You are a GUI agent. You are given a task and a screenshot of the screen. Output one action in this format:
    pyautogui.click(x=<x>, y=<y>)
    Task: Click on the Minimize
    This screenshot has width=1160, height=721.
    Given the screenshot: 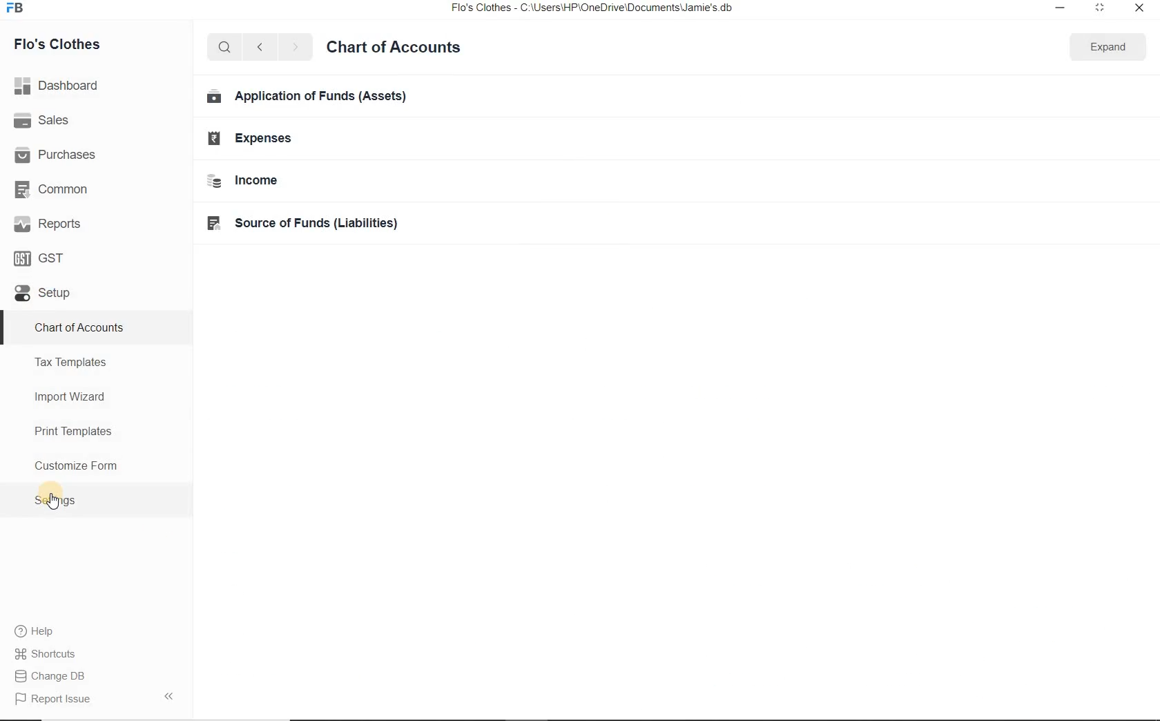 What is the action you would take?
    pyautogui.click(x=1060, y=8)
    